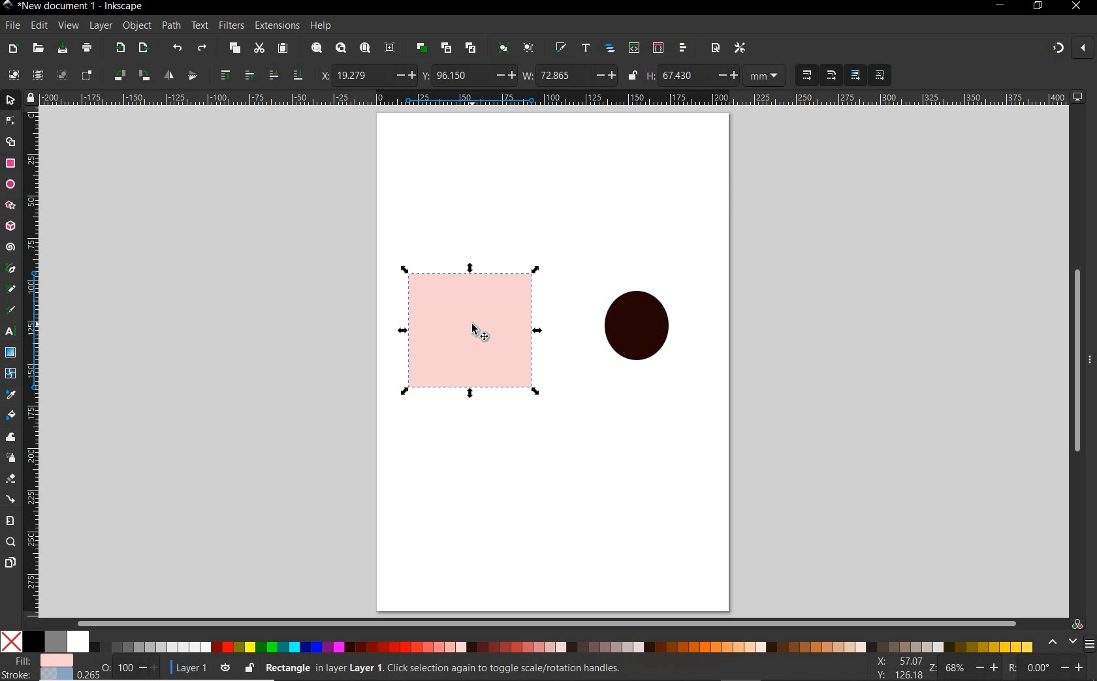  Describe the element at coordinates (321, 26) in the screenshot. I see `help` at that location.